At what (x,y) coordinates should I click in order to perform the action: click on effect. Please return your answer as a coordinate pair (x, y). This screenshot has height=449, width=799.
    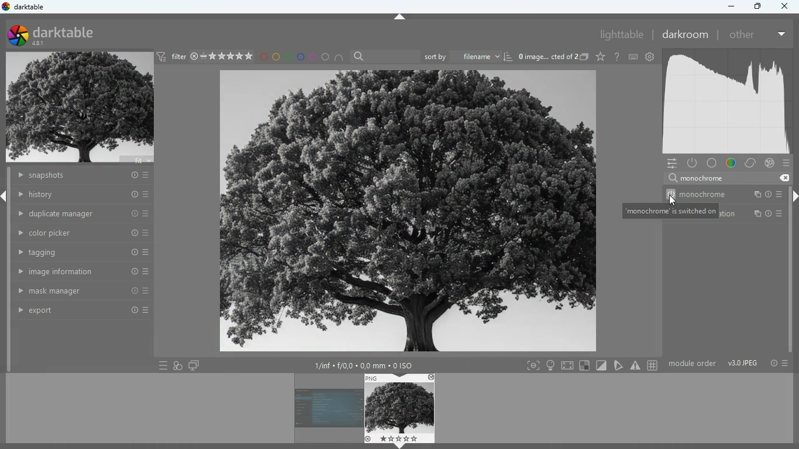
    Looking at the image, I should click on (770, 163).